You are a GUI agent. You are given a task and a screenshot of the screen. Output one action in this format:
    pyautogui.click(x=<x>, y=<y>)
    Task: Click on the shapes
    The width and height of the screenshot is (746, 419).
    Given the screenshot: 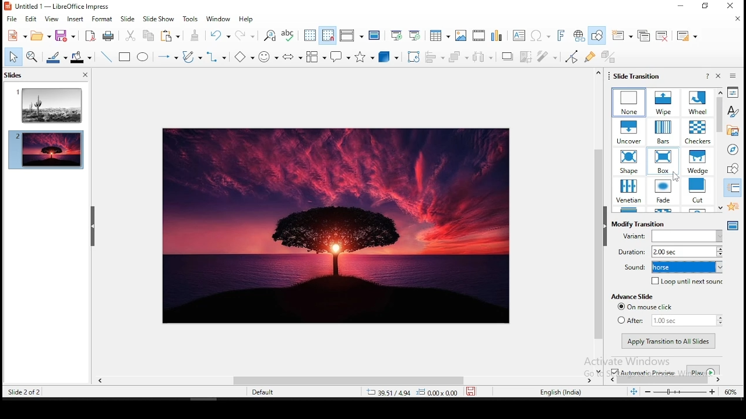 What is the action you would take?
    pyautogui.click(x=734, y=169)
    